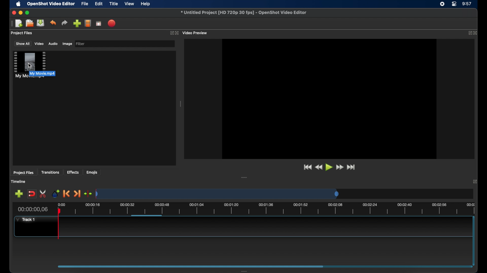 The image size is (487, 273). What do you see at coordinates (273, 209) in the screenshot?
I see `timeline scale` at bounding box center [273, 209].